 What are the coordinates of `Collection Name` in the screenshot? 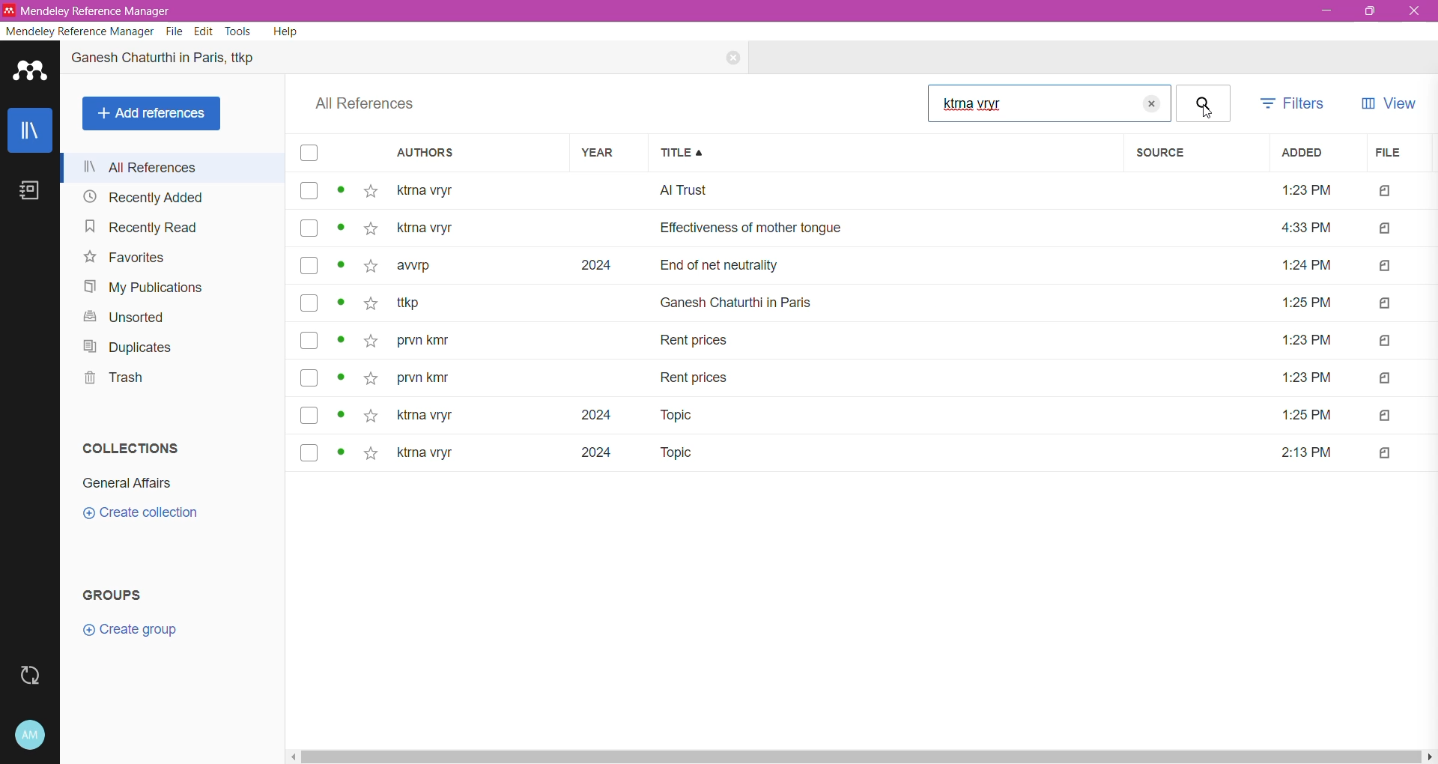 It's located at (127, 484).